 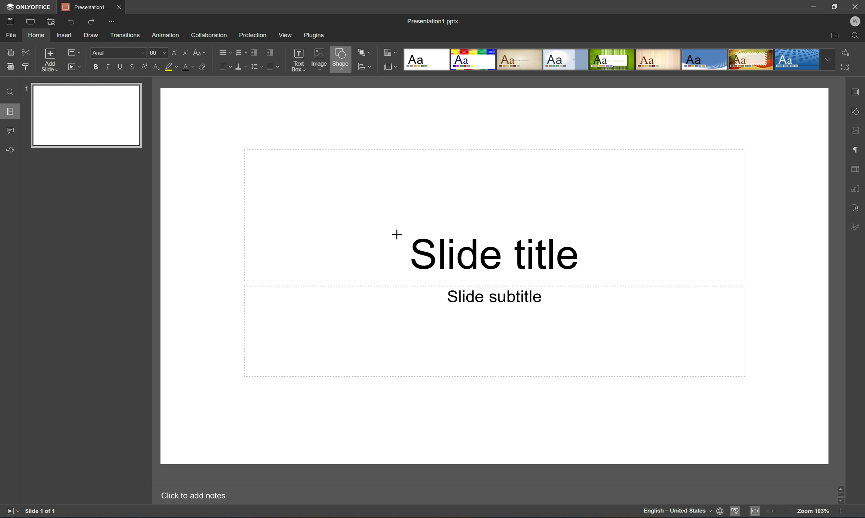 What do you see at coordinates (833, 7) in the screenshot?
I see `Restore down` at bounding box center [833, 7].